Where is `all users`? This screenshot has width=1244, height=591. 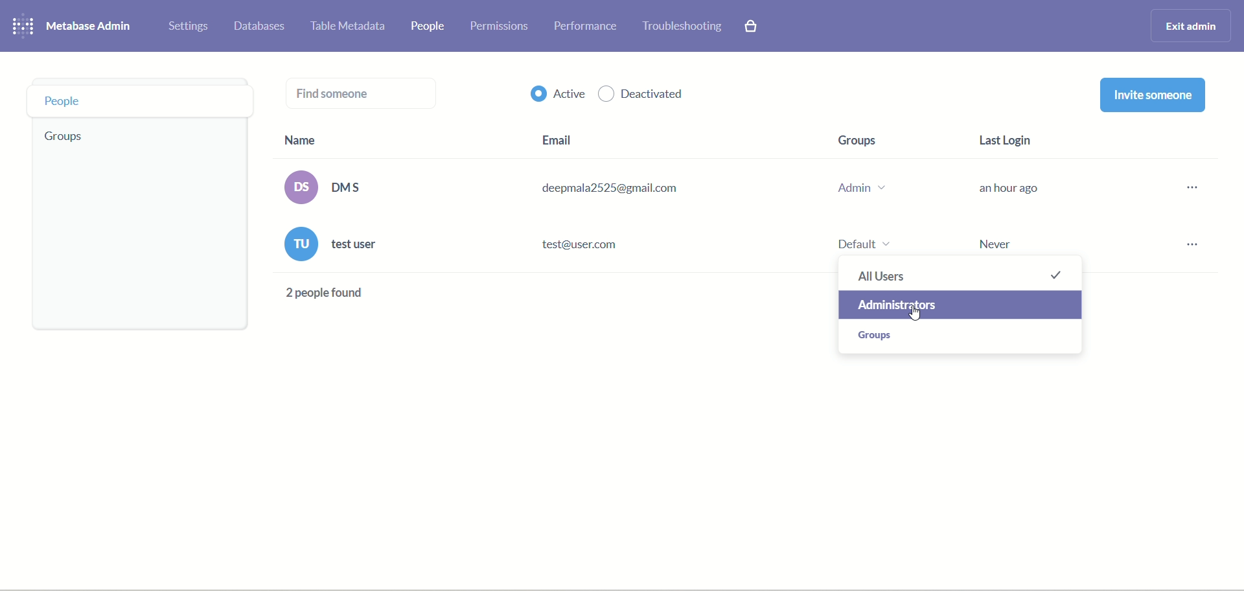 all users is located at coordinates (893, 273).